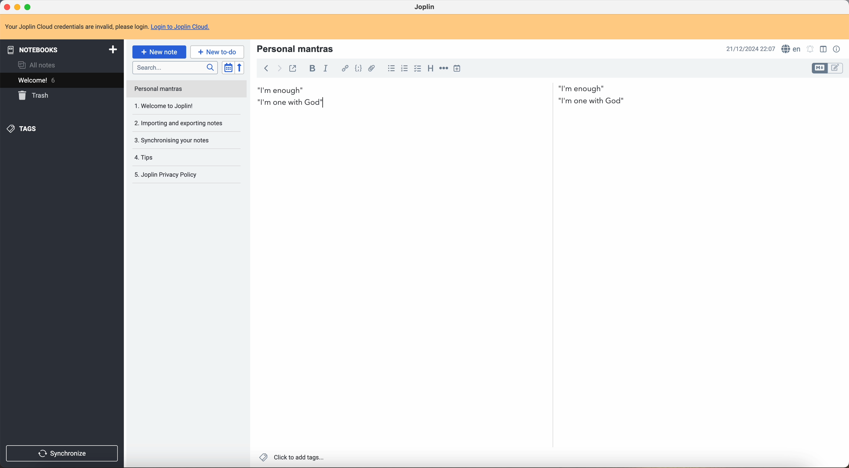  Describe the element at coordinates (374, 69) in the screenshot. I see `attach file` at that location.